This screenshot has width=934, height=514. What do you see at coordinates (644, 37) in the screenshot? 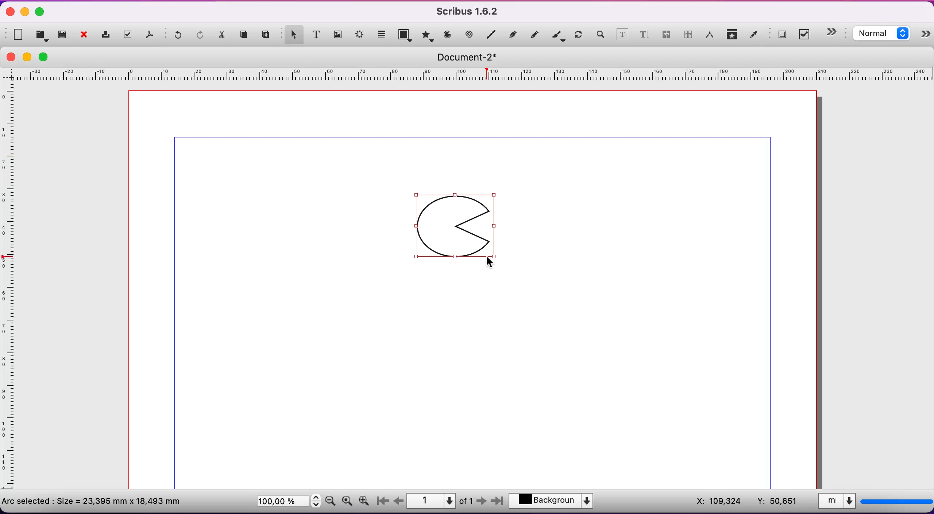
I see `edit text with story editor` at bounding box center [644, 37].